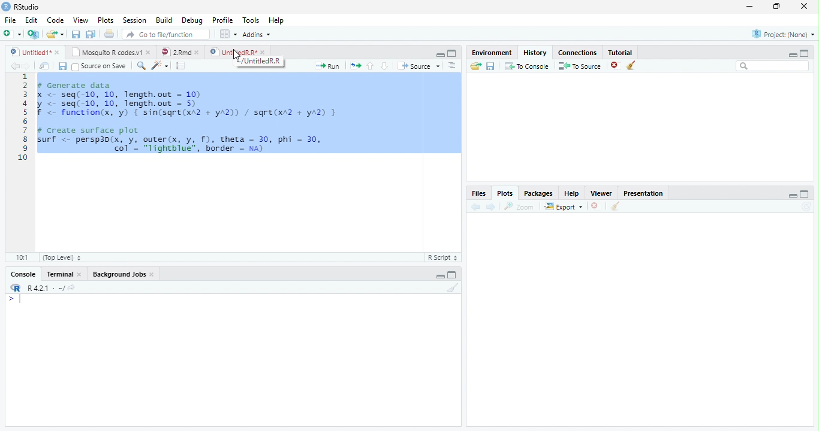 The image size is (819, 431). What do you see at coordinates (105, 20) in the screenshot?
I see `Plots` at bounding box center [105, 20].